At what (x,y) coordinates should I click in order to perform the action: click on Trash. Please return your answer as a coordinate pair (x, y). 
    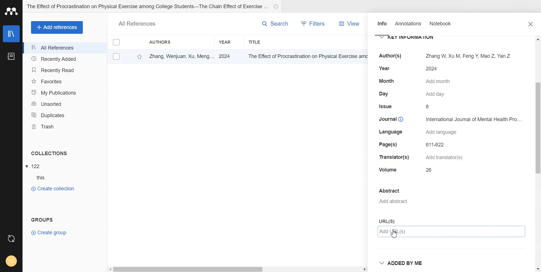
    Looking at the image, I should click on (65, 126).